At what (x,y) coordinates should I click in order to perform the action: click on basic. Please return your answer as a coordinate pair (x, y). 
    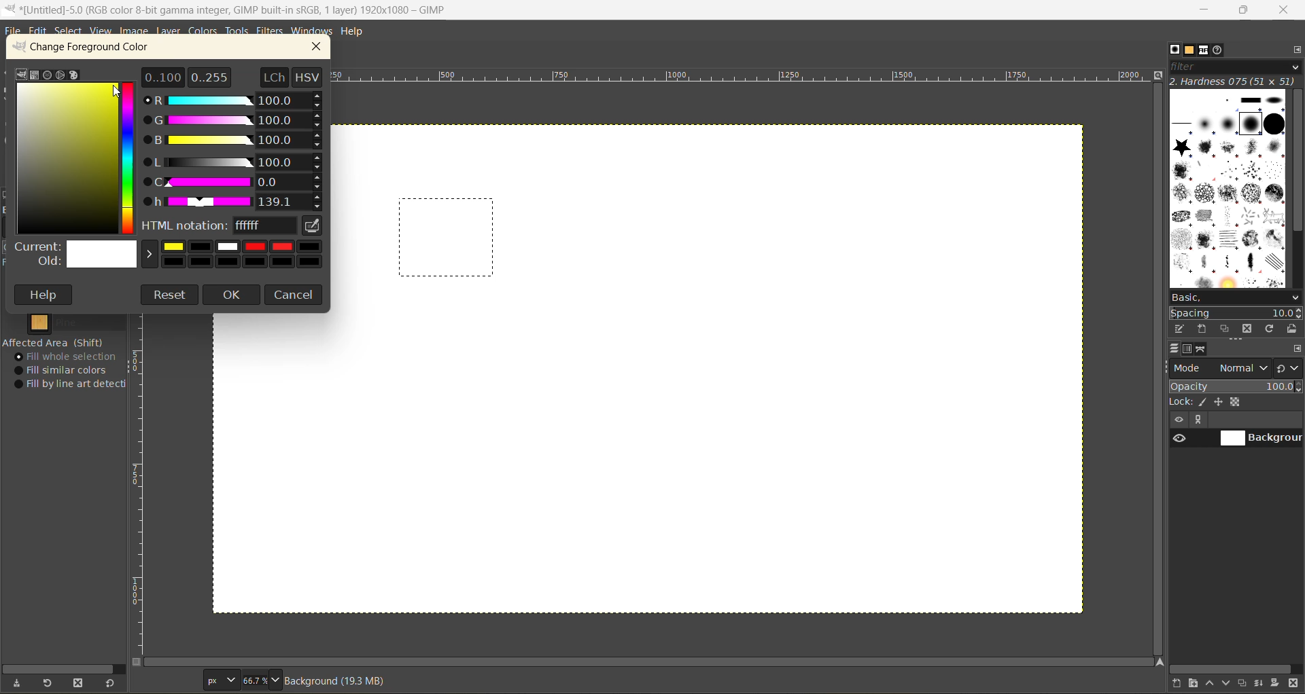
    Looking at the image, I should click on (1236, 295).